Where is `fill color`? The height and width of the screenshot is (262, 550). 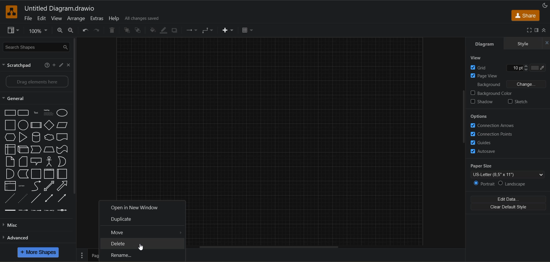 fill color is located at coordinates (153, 30).